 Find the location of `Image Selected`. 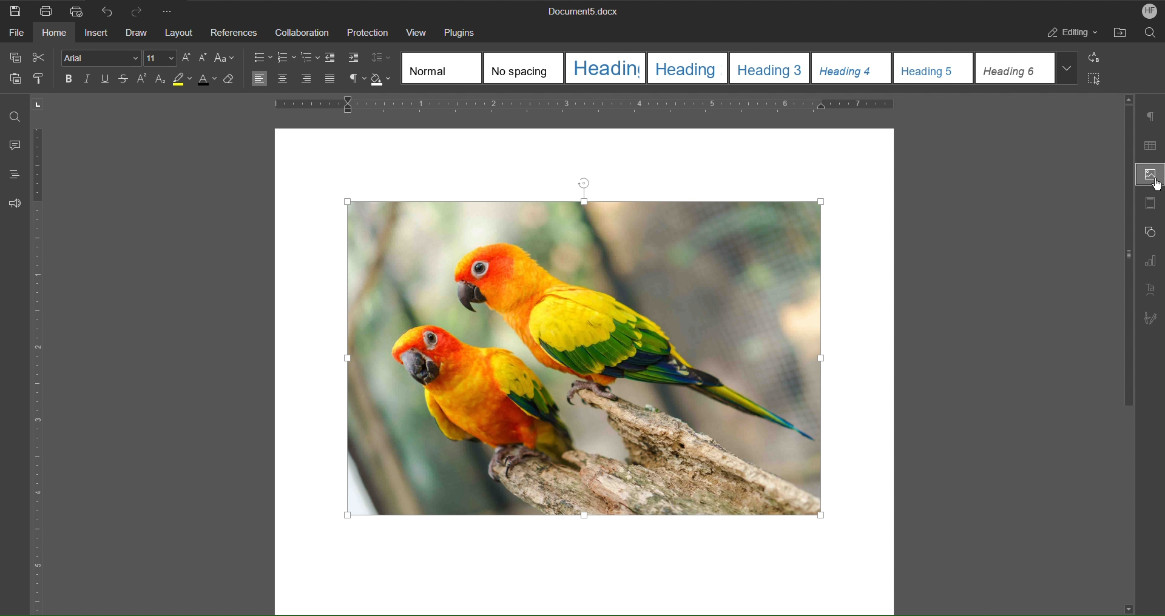

Image Selected is located at coordinates (588, 352).